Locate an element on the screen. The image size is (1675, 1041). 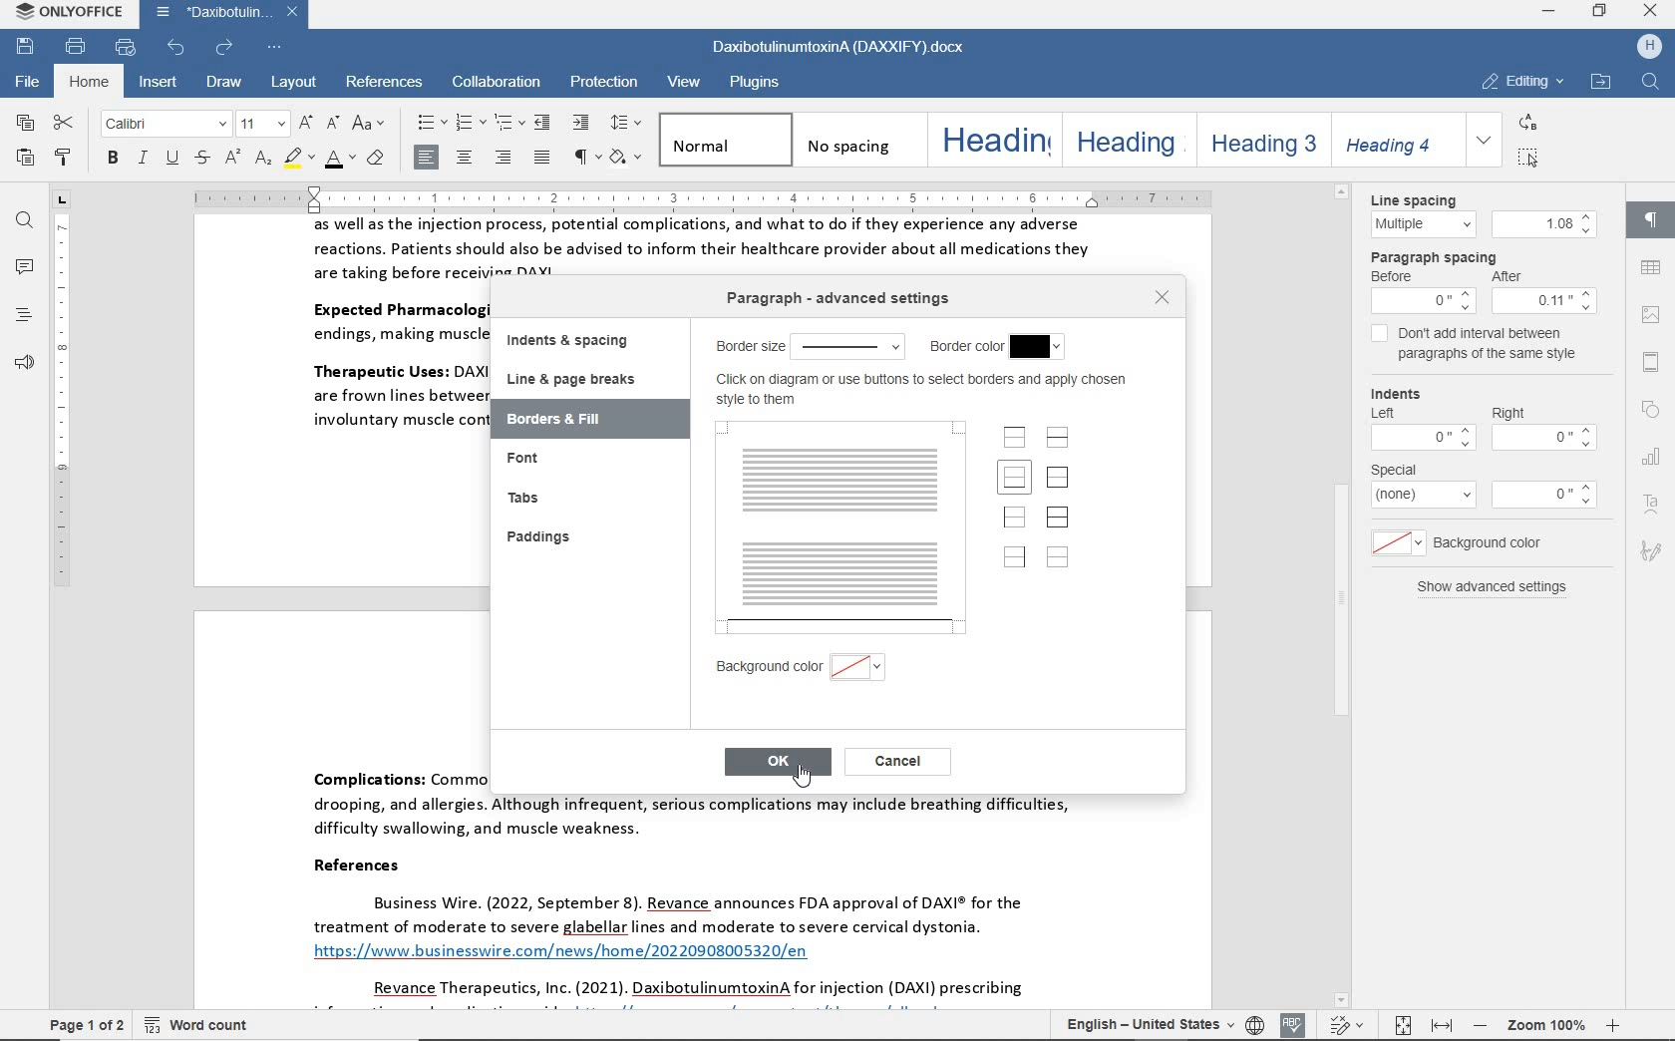
chart is located at coordinates (1652, 455).